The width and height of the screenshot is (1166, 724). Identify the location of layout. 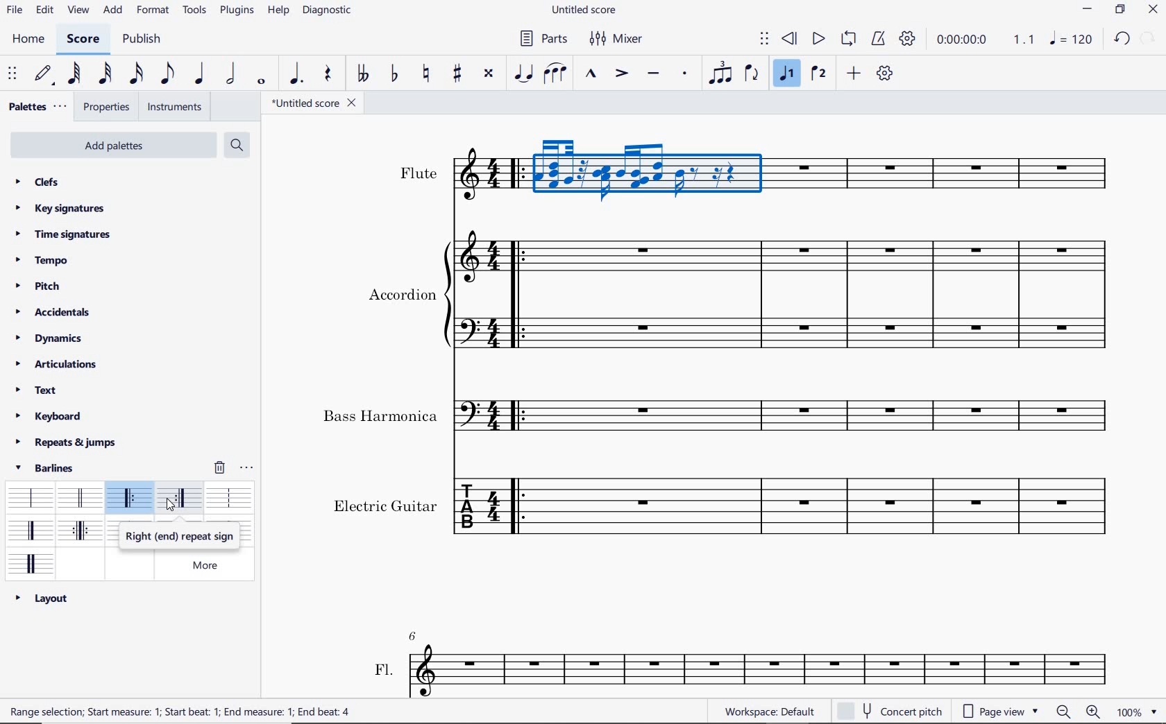
(42, 598).